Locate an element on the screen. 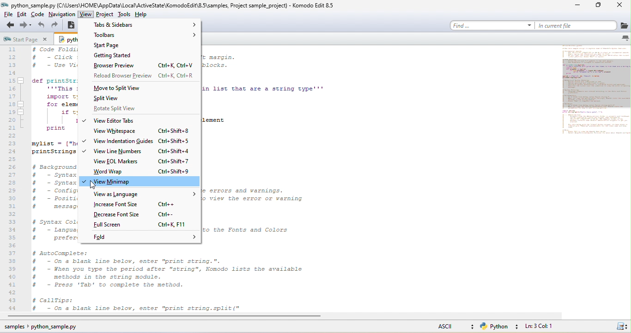 The image size is (631, 333). view line numbers is located at coordinates (140, 152).